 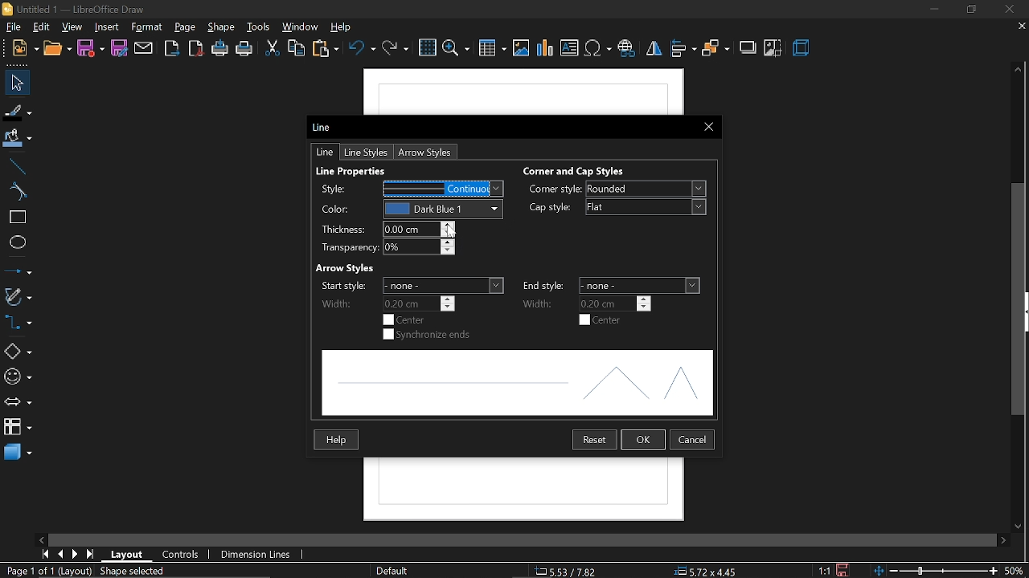 I want to click on scaling factor, so click(x=825, y=570).